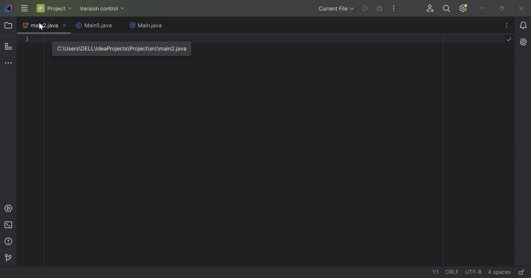  What do you see at coordinates (24, 8) in the screenshot?
I see `Main menu` at bounding box center [24, 8].